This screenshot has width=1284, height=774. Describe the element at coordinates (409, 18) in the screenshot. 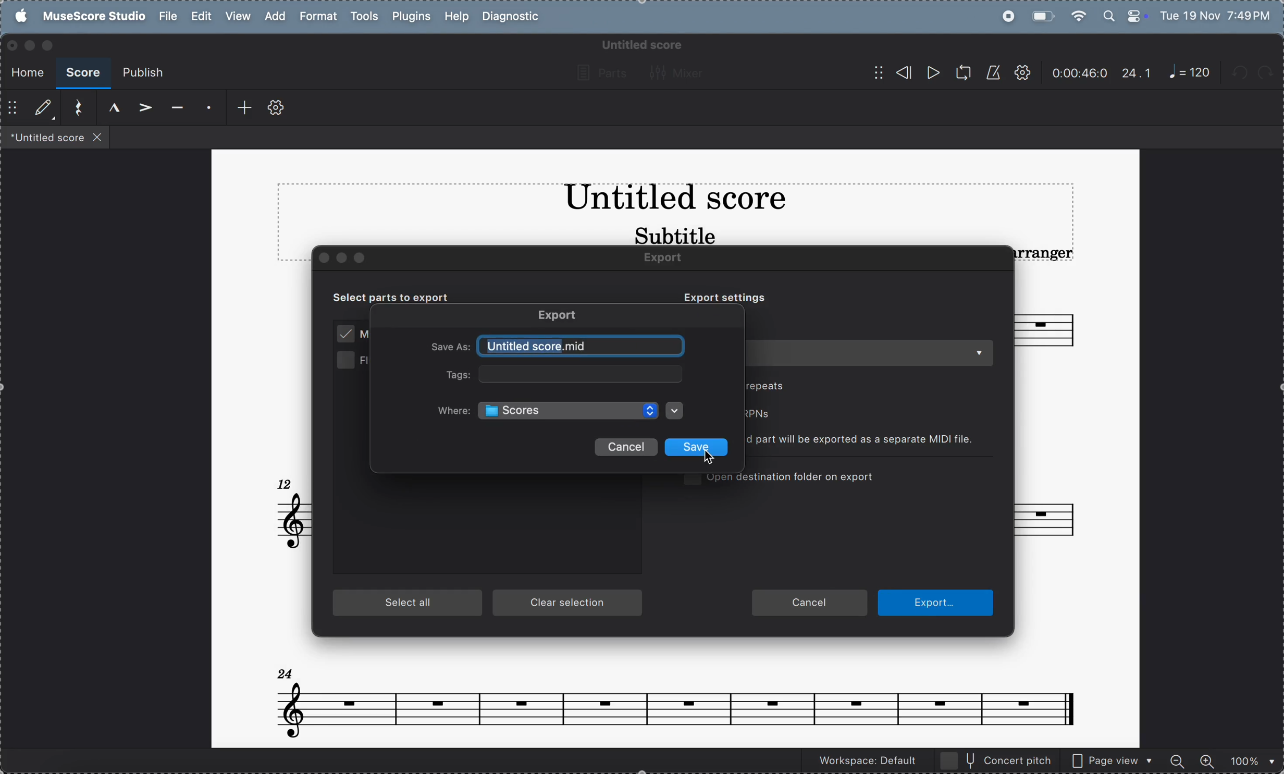

I see `plugins` at that location.